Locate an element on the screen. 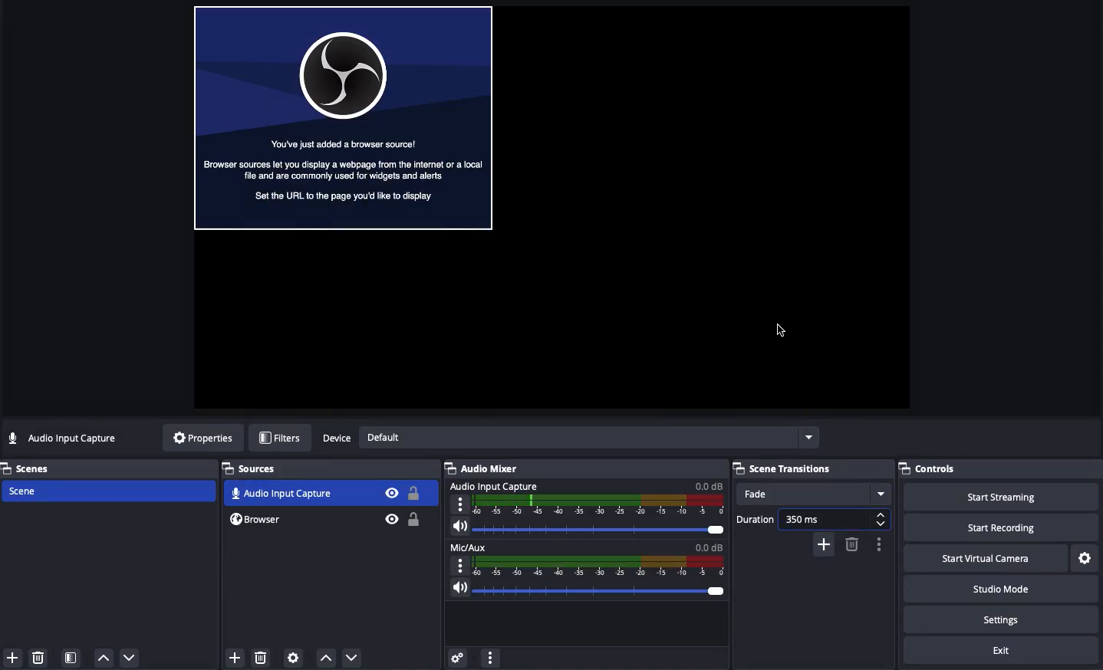 This screenshot has height=670, width=1103. Settings is located at coordinates (1085, 559).